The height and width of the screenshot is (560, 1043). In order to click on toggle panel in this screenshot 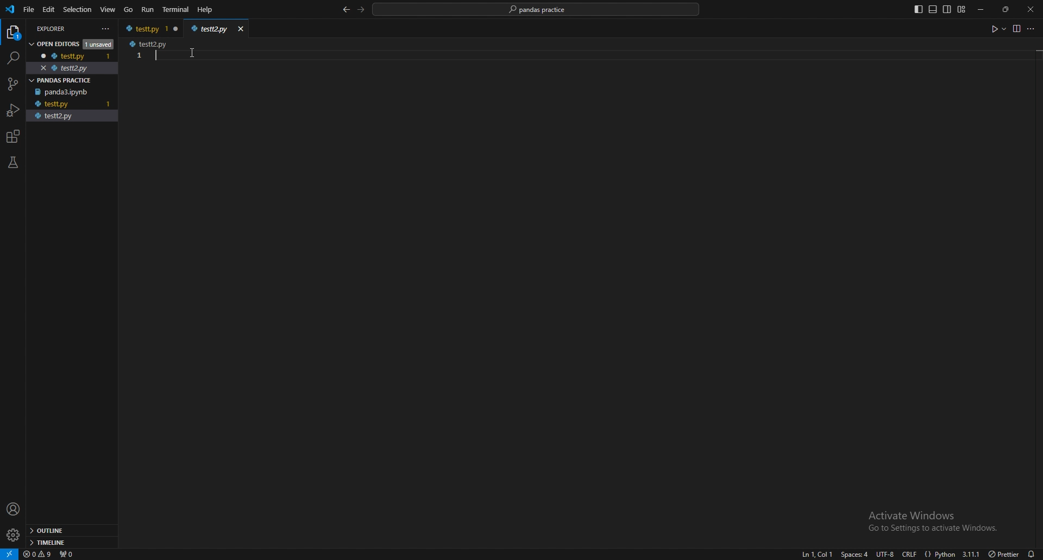, I will do `click(933, 10)`.